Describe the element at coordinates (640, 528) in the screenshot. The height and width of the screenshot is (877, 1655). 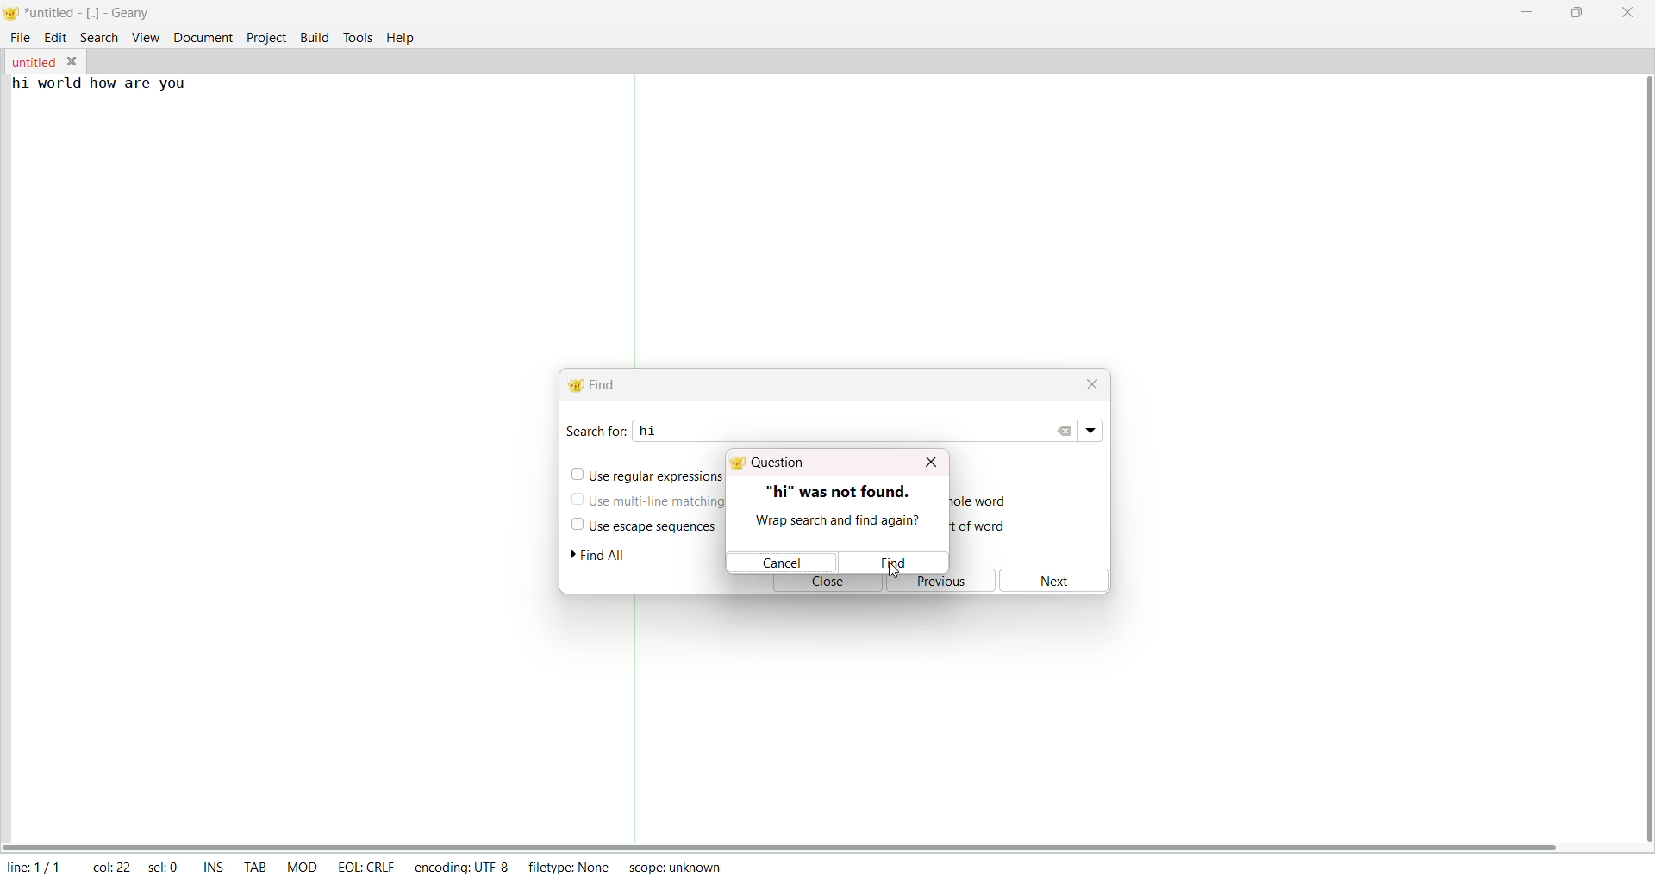
I see `use escape sequence` at that location.